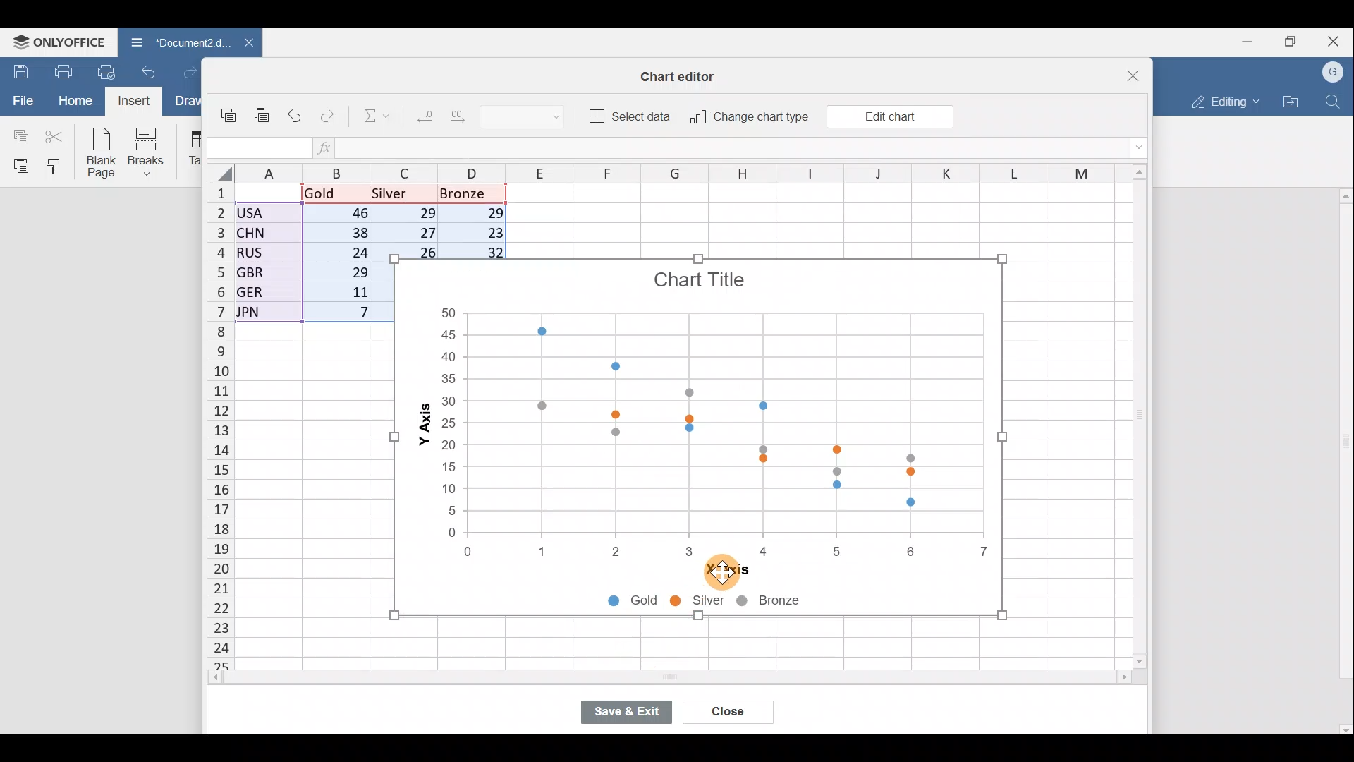 The height and width of the screenshot is (762, 1354). Describe the element at coordinates (640, 679) in the screenshot. I see `Scroll bar` at that location.